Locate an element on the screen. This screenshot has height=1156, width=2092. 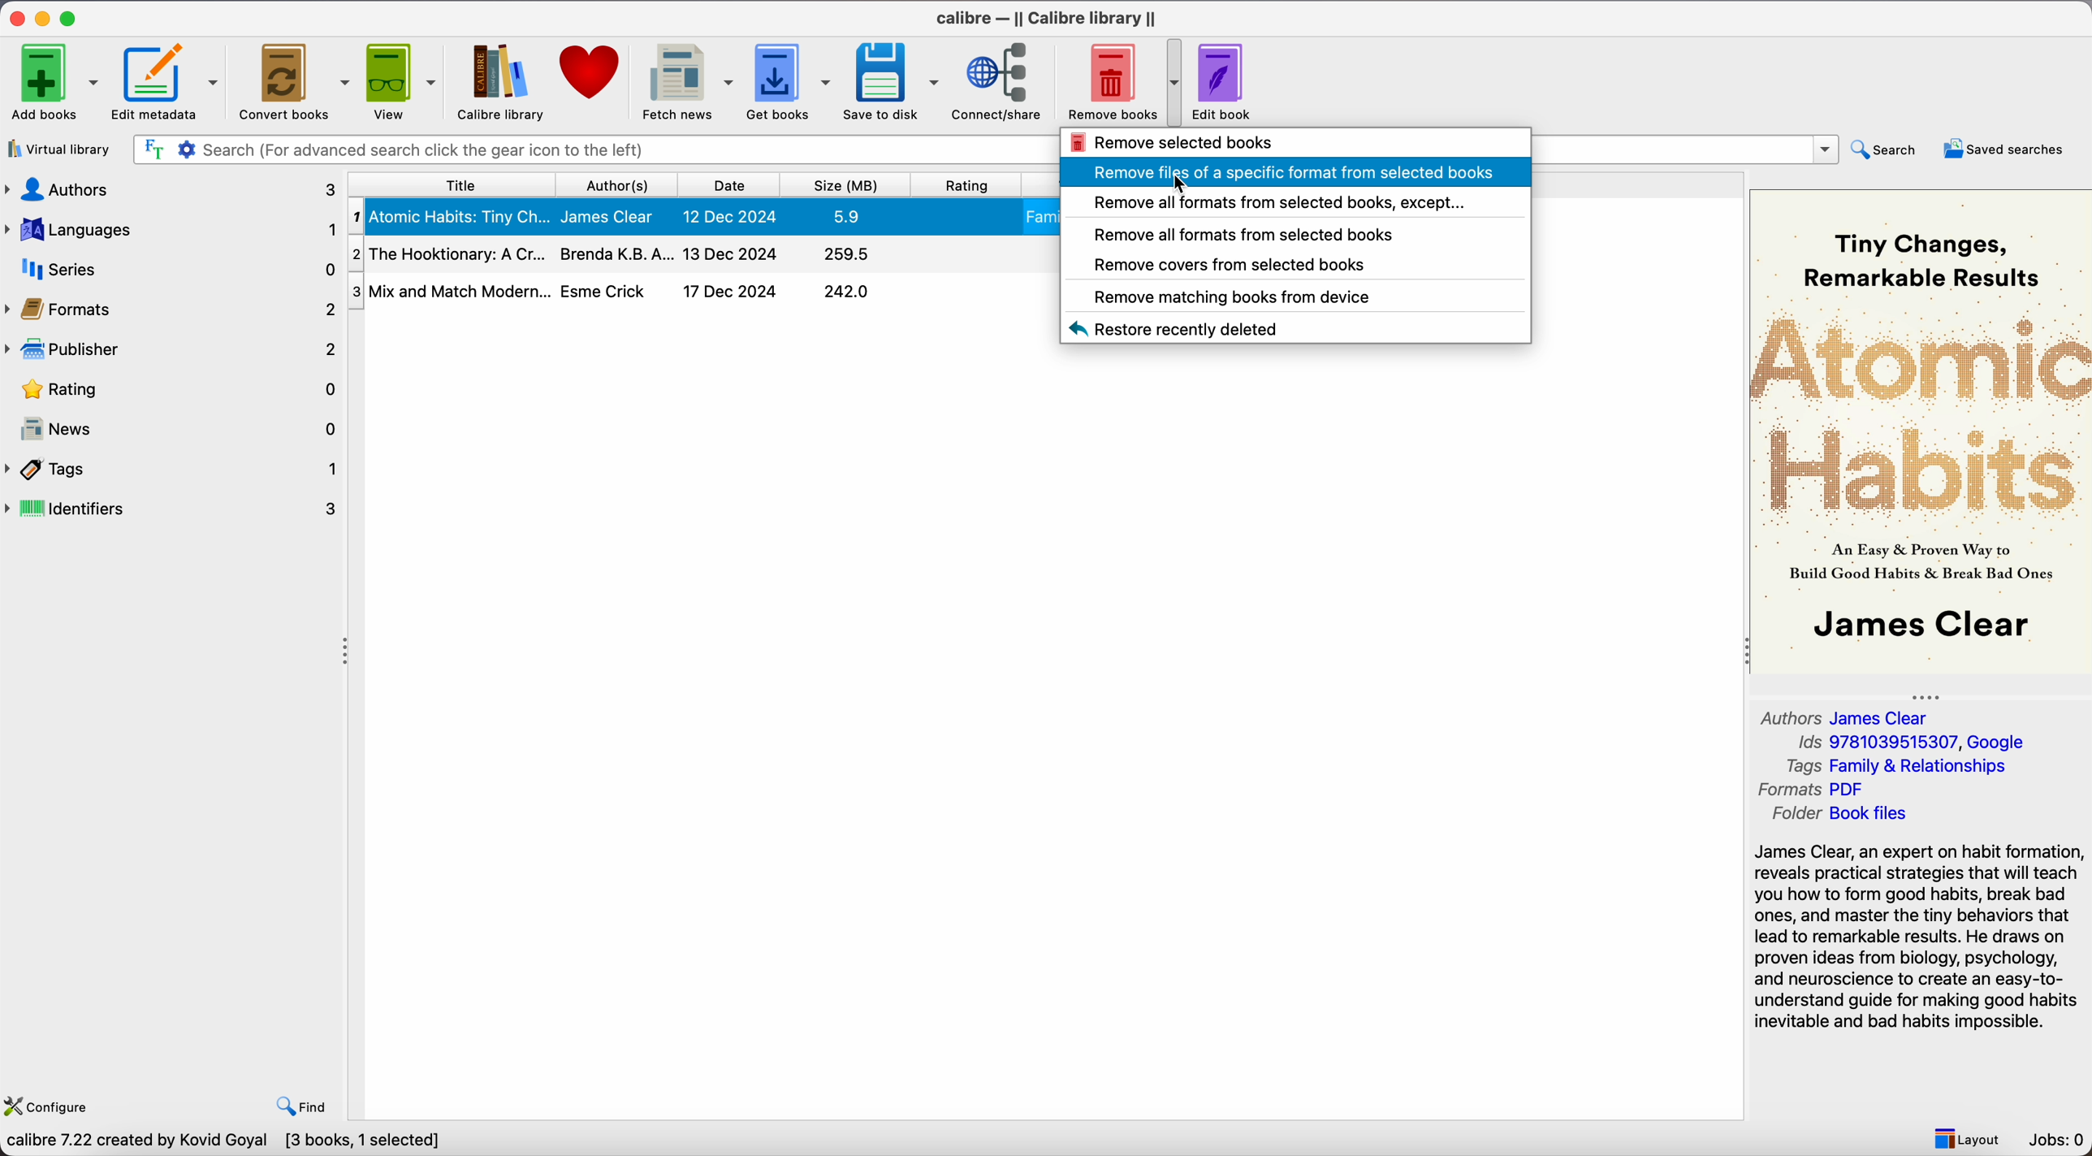
12 Dec 2024 is located at coordinates (733, 214).